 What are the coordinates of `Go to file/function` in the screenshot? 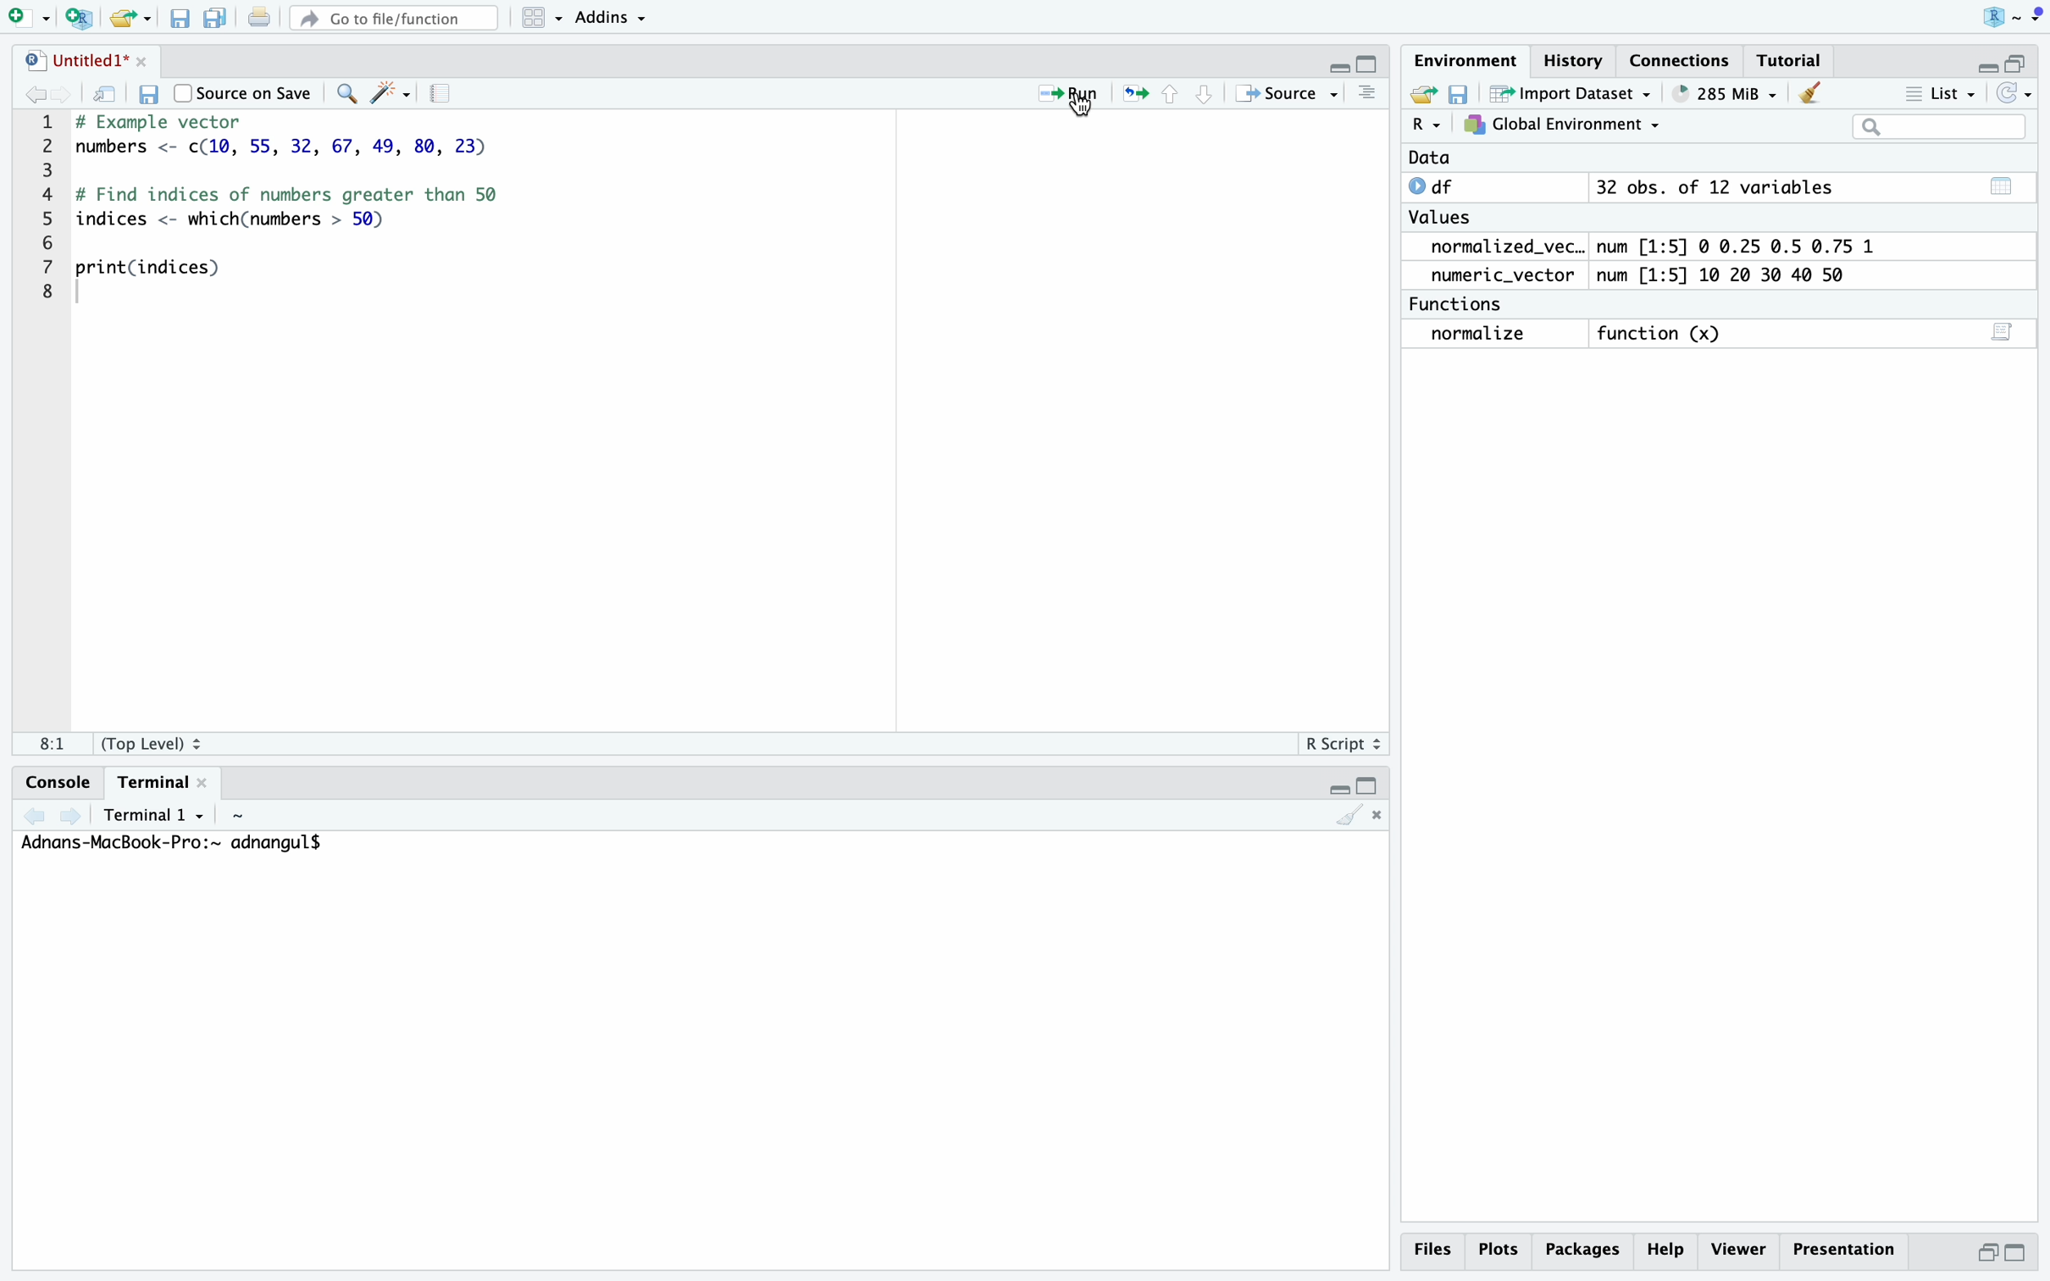 It's located at (391, 19).